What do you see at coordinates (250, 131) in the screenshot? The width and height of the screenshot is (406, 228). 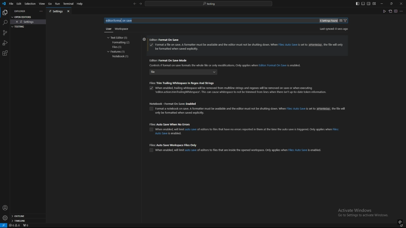 I see `files auto save when no errors information` at bounding box center [250, 131].